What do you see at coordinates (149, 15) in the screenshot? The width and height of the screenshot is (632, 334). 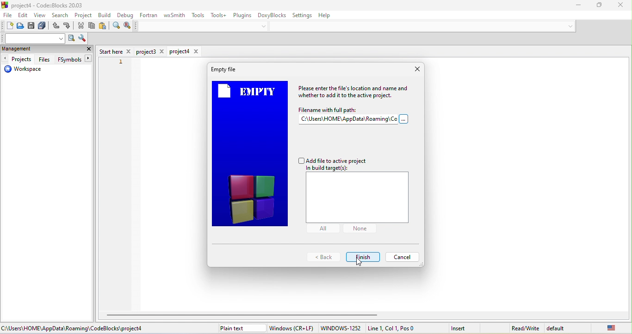 I see `fortran` at bounding box center [149, 15].